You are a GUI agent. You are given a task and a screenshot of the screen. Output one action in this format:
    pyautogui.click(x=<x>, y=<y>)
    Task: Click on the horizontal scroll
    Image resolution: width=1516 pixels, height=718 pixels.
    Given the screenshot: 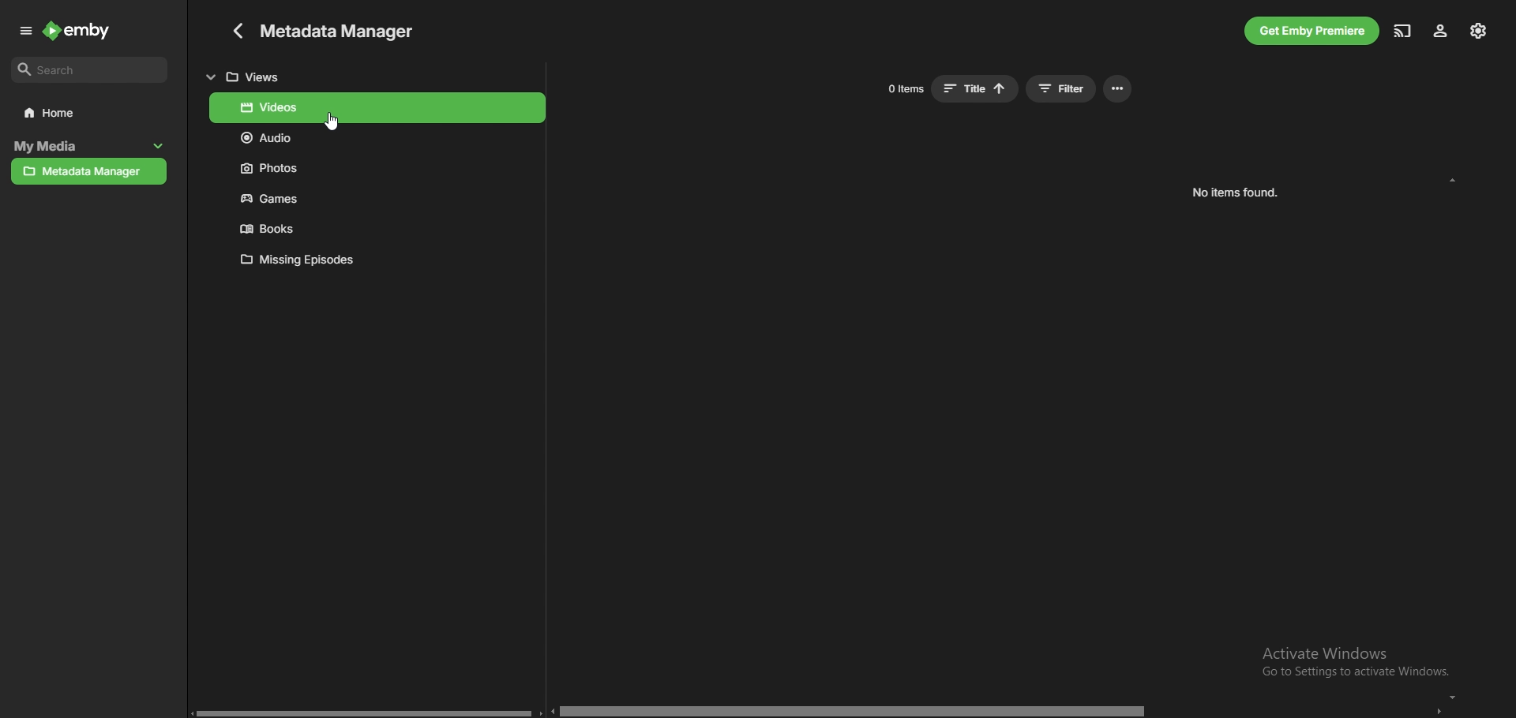 What is the action you would take?
    pyautogui.click(x=365, y=712)
    